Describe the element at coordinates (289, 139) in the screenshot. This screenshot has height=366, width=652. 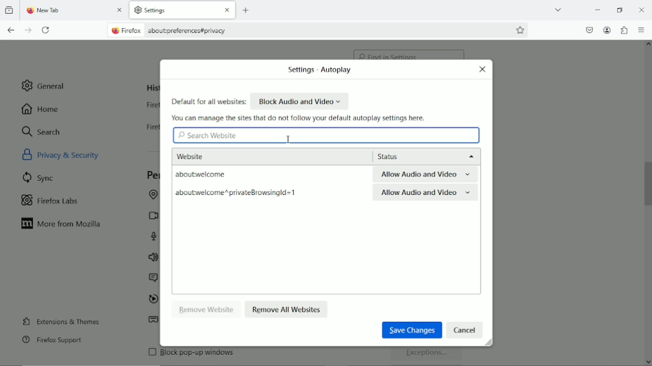
I see `cursor` at that location.